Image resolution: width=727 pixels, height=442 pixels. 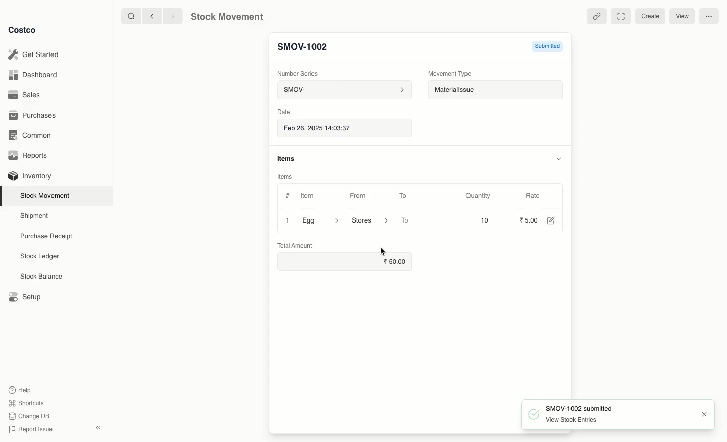 I want to click on Movement Type, so click(x=450, y=73).